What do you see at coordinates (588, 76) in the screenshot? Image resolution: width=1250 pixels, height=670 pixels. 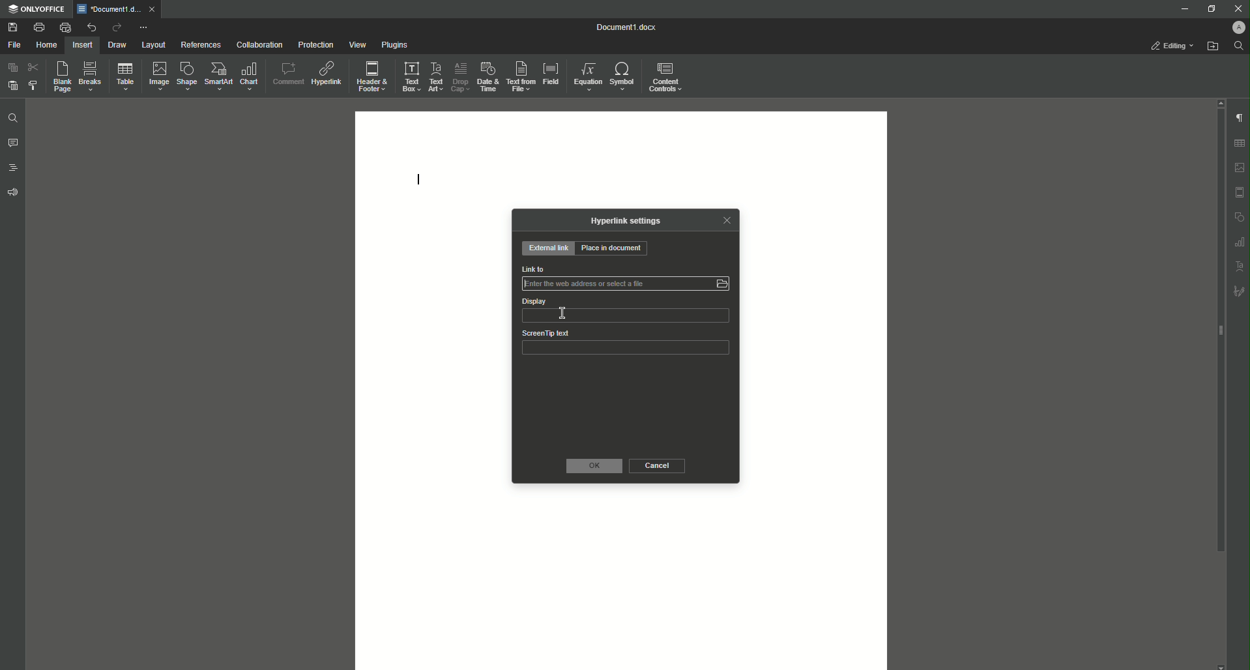 I see `Equation` at bounding box center [588, 76].